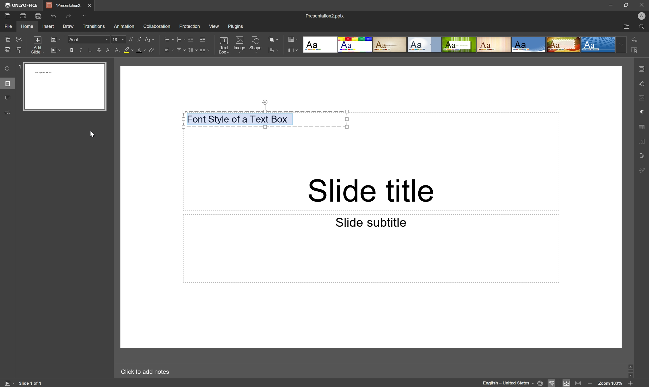  What do you see at coordinates (146, 371) in the screenshot?
I see `Click to add notes` at bounding box center [146, 371].